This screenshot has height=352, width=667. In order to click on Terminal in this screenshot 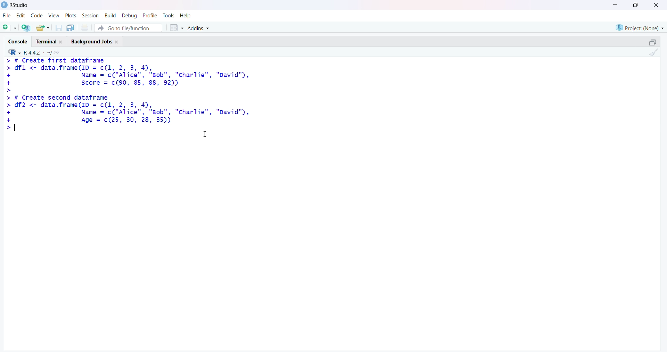, I will do `click(47, 42)`.